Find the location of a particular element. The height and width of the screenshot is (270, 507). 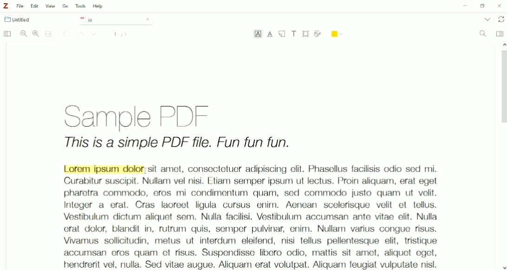

Minimize is located at coordinates (464, 6).